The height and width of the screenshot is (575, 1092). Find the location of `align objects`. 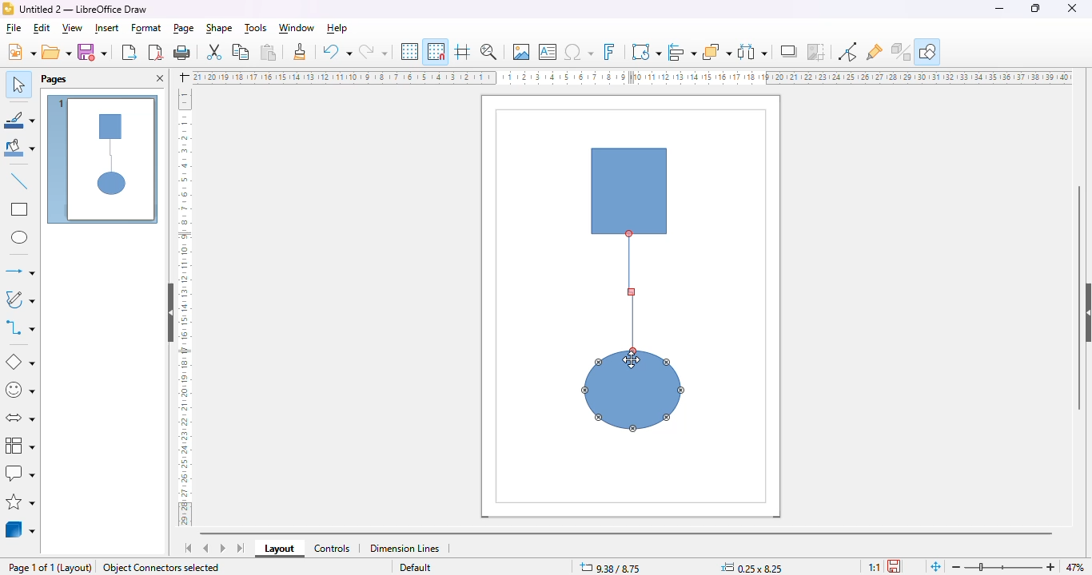

align objects is located at coordinates (683, 52).